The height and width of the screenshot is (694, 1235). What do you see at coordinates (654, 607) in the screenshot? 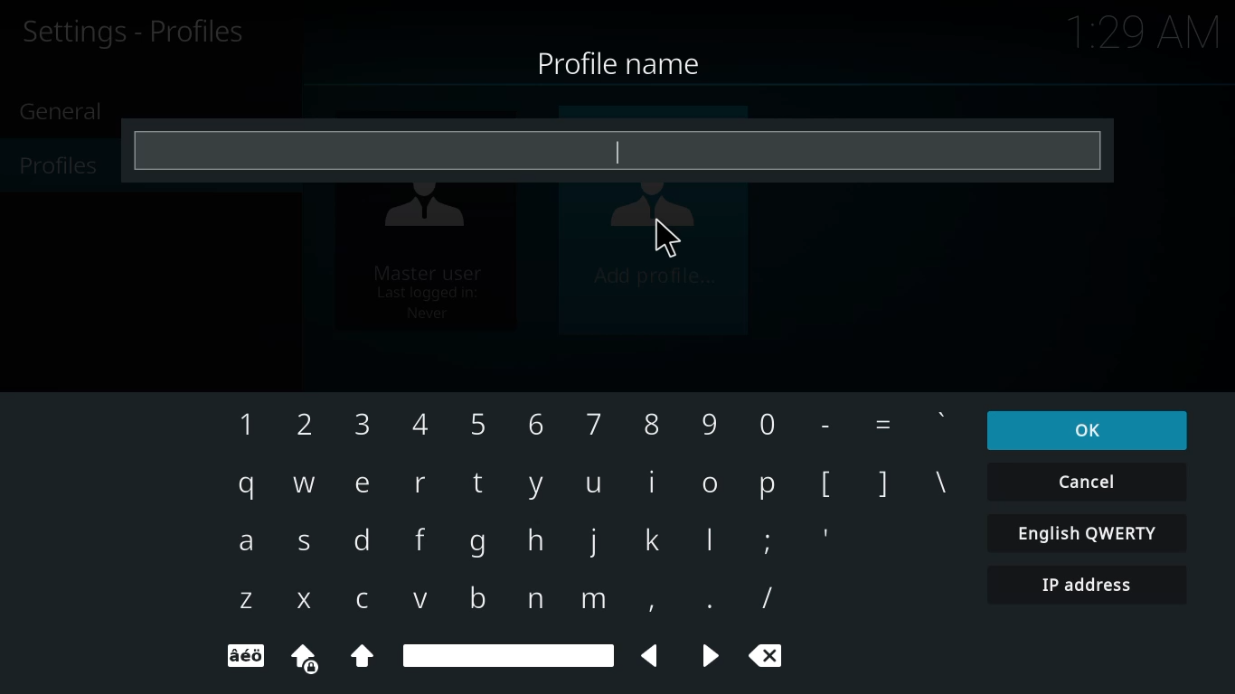
I see `,` at bounding box center [654, 607].